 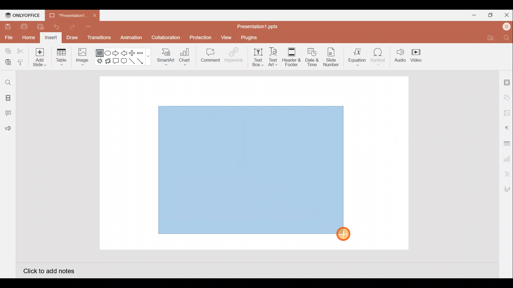 I want to click on Print file, so click(x=24, y=26).